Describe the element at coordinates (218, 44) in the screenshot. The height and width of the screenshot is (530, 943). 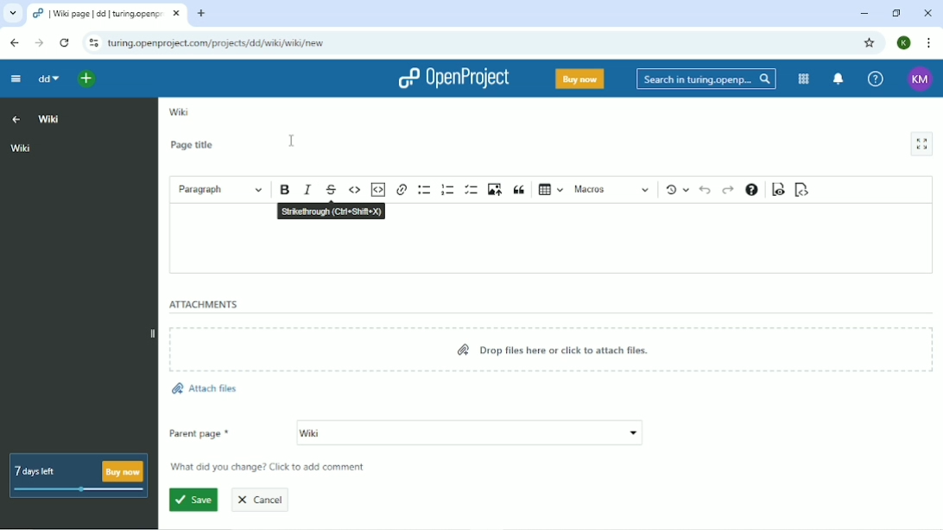
I see `Site` at that location.